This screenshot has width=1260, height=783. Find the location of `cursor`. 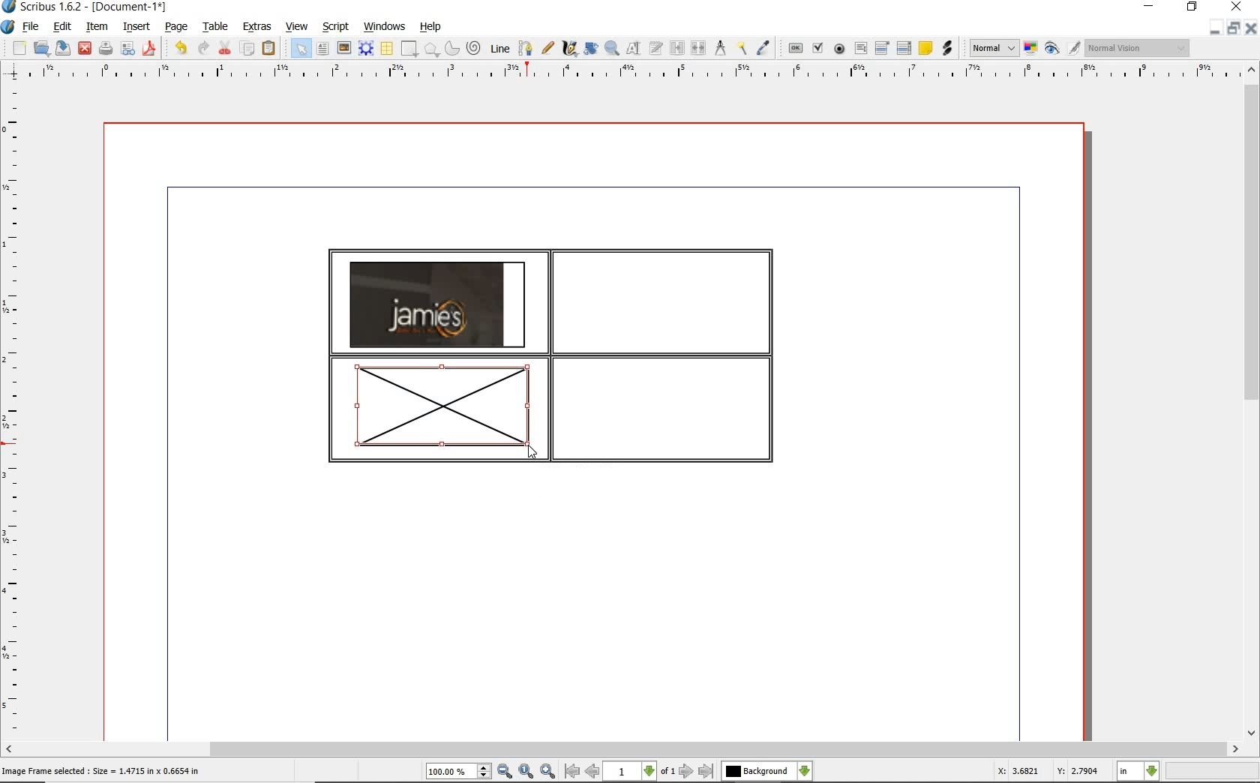

cursor is located at coordinates (532, 453).